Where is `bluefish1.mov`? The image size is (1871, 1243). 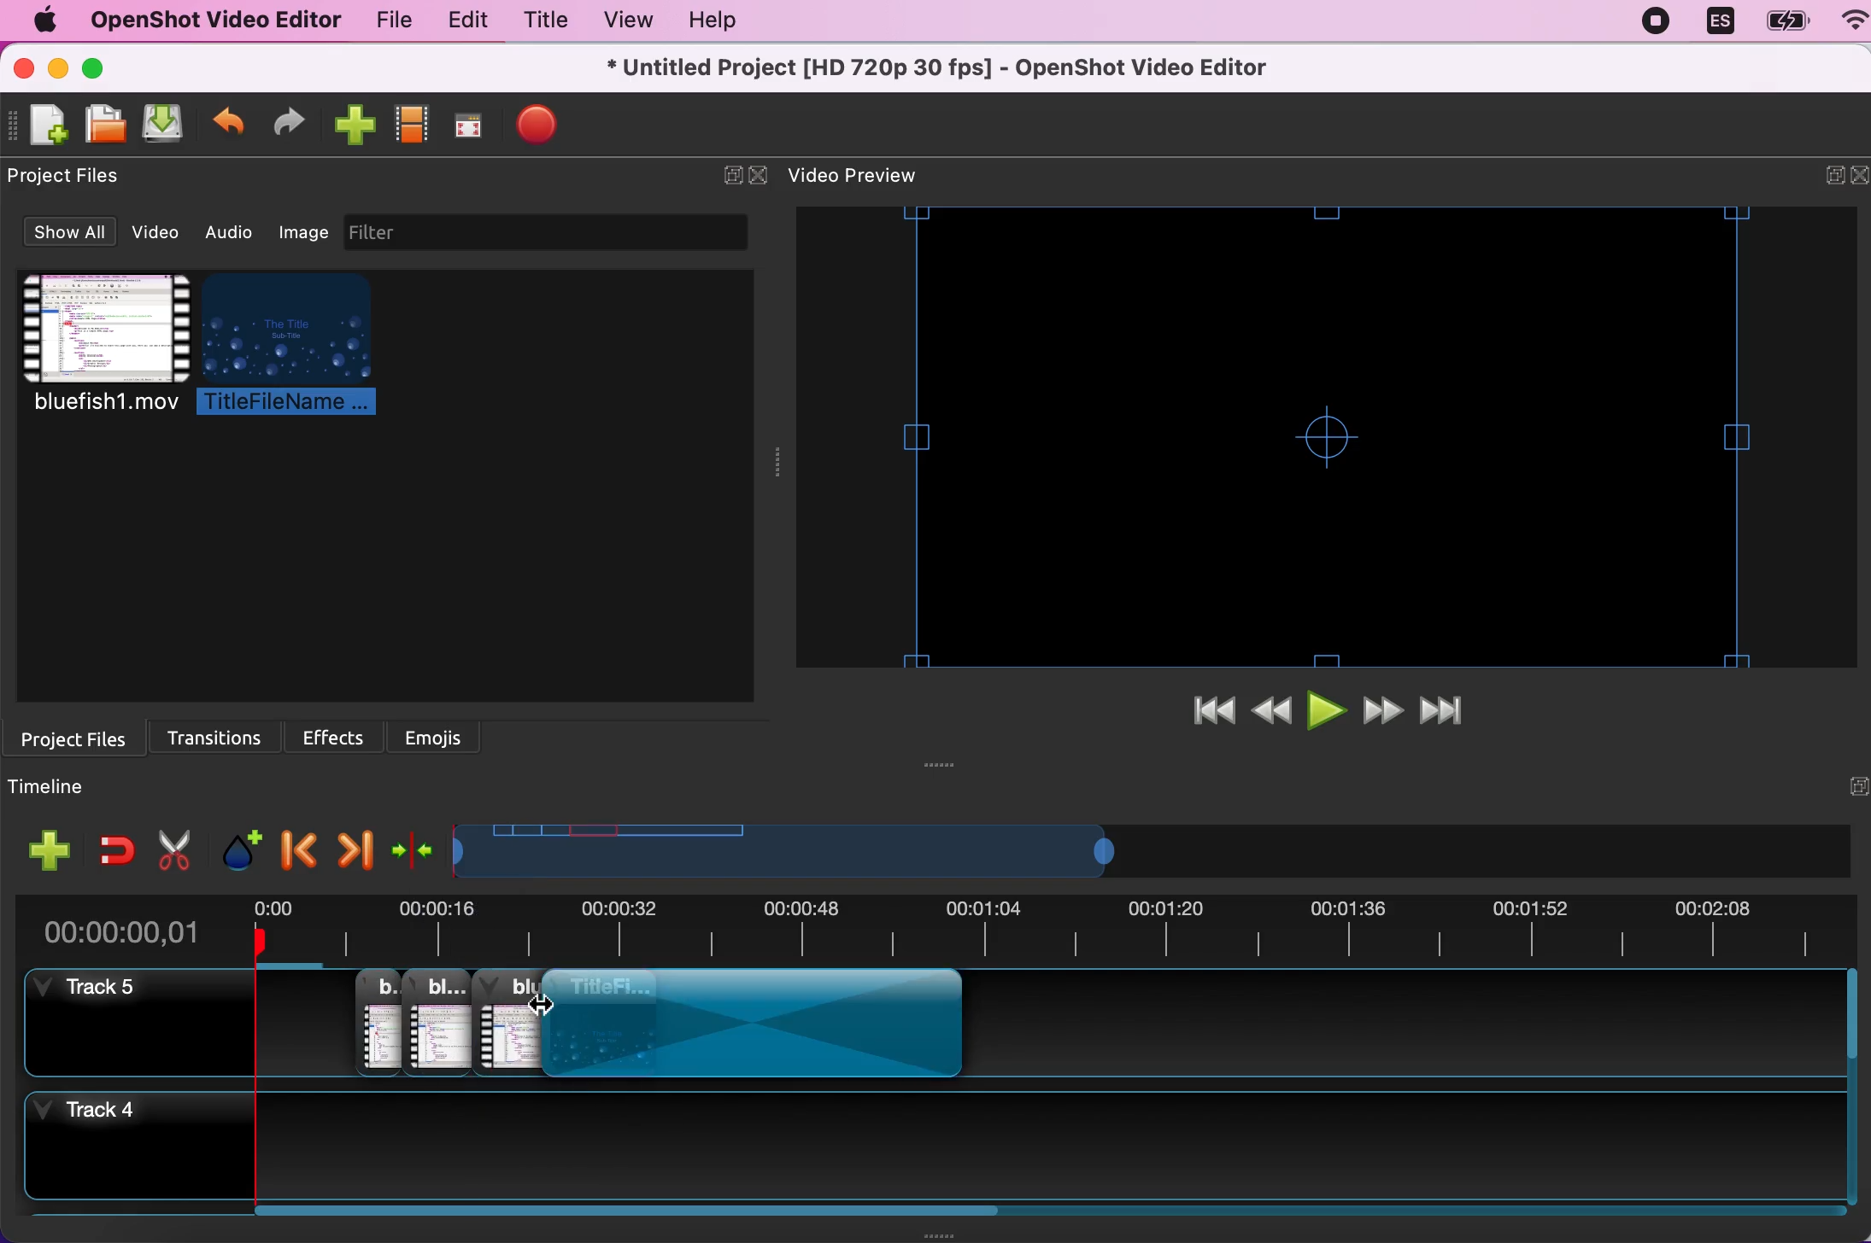 bluefish1.mov is located at coordinates (101, 345).